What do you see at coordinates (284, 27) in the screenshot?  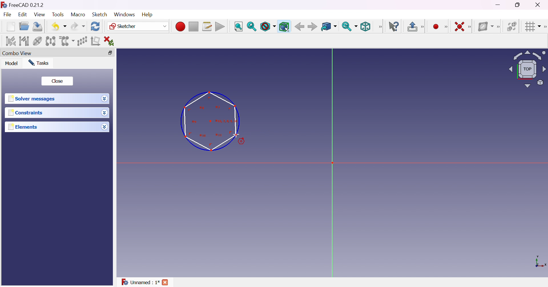 I see `Bounding box` at bounding box center [284, 27].